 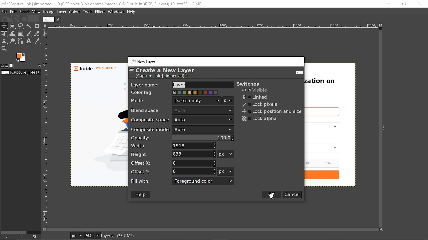 I want to click on Access this image's menu, so click(x=45, y=25).